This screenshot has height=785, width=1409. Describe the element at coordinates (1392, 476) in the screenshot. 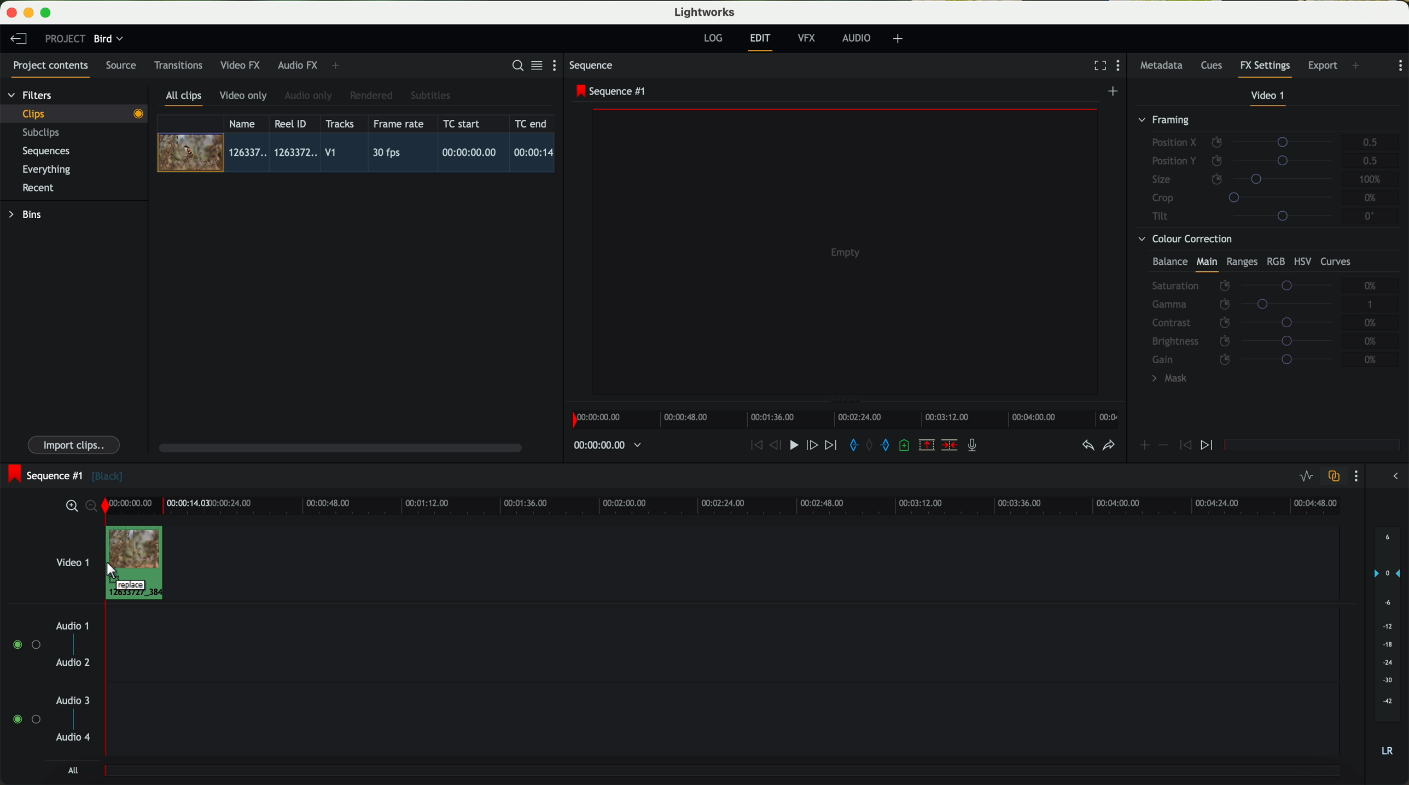

I see `show/hide the full audio mix` at that location.